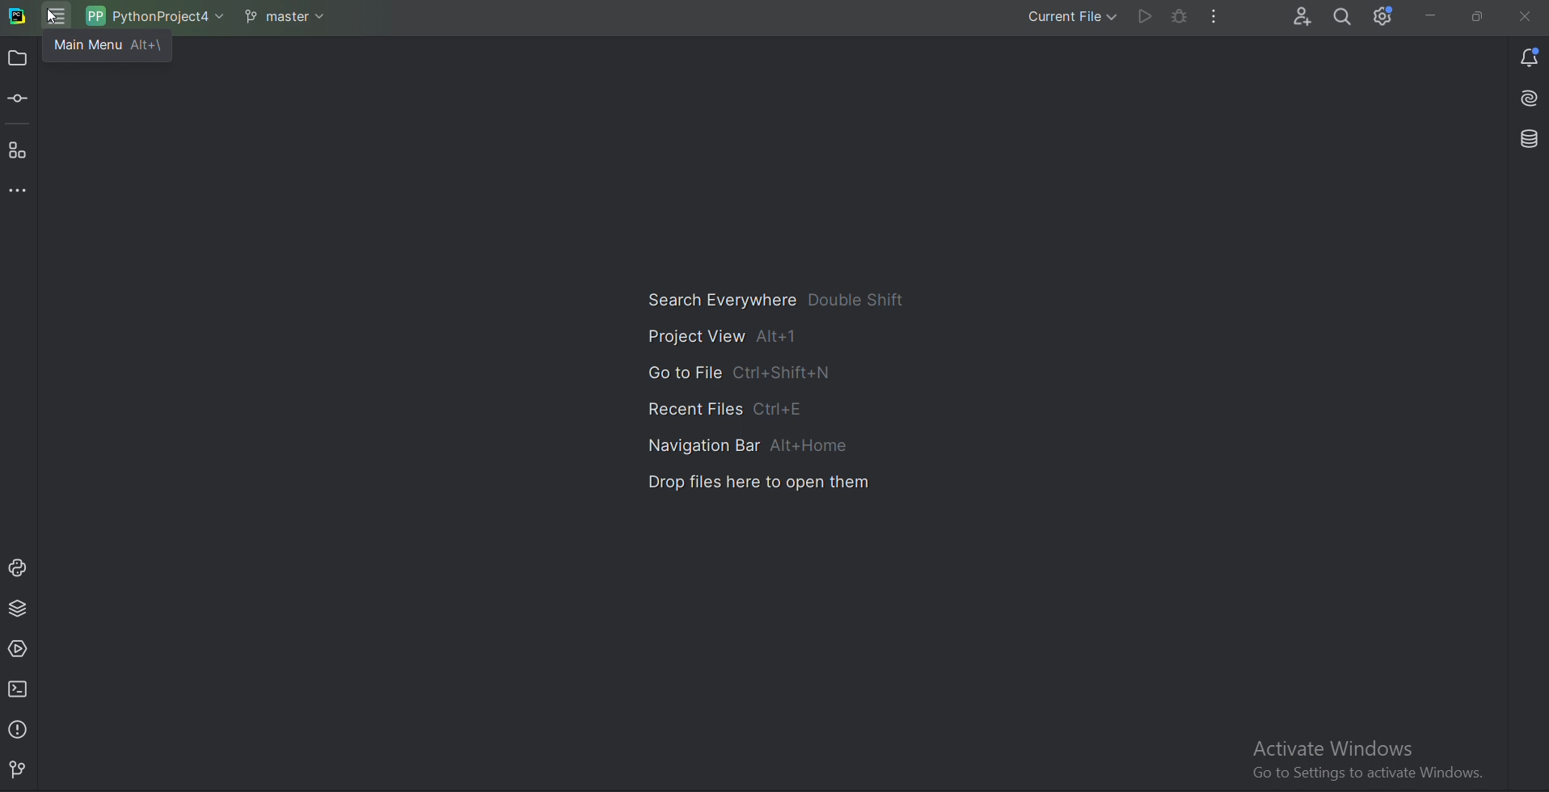 This screenshot has height=792, width=1549. What do you see at coordinates (745, 374) in the screenshot?
I see `Go to File Ctrl+Shift+N` at bounding box center [745, 374].